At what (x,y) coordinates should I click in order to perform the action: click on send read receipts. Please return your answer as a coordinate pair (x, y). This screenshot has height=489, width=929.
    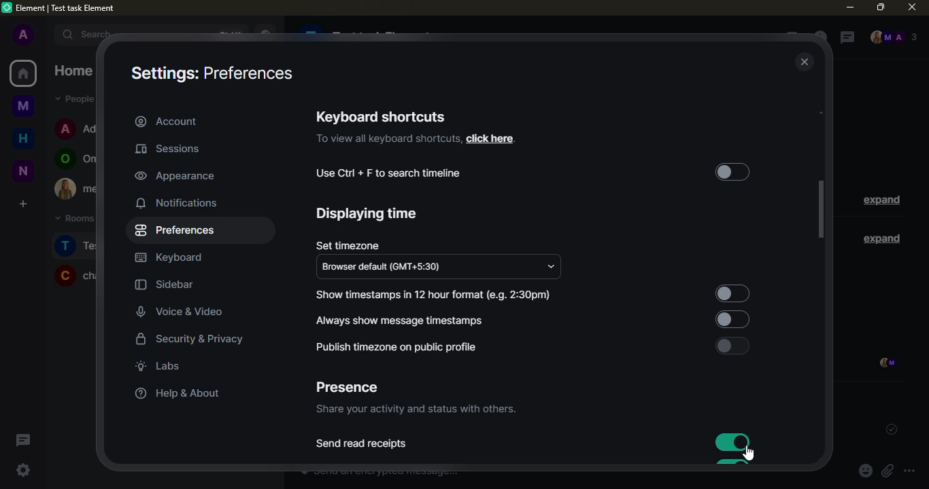
    Looking at the image, I should click on (362, 444).